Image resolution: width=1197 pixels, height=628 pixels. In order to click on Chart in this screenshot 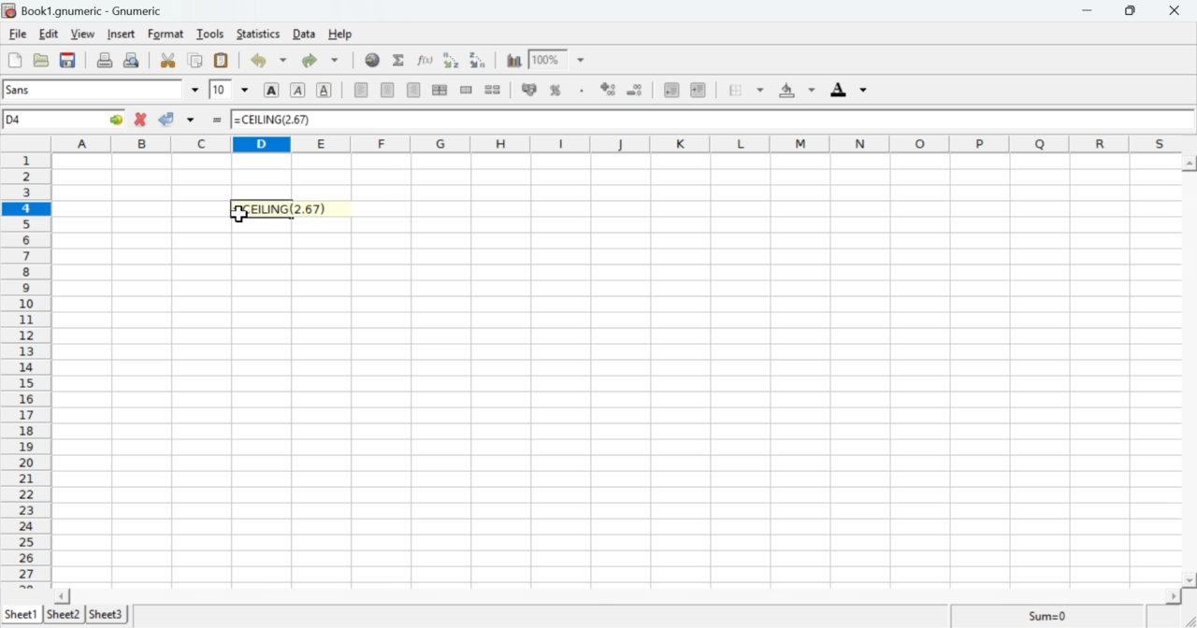, I will do `click(515, 61)`.